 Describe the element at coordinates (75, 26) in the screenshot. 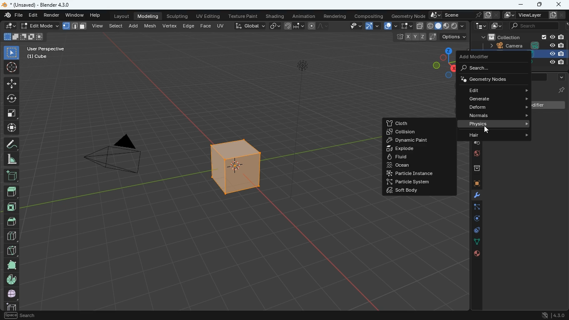

I see `shape` at that location.